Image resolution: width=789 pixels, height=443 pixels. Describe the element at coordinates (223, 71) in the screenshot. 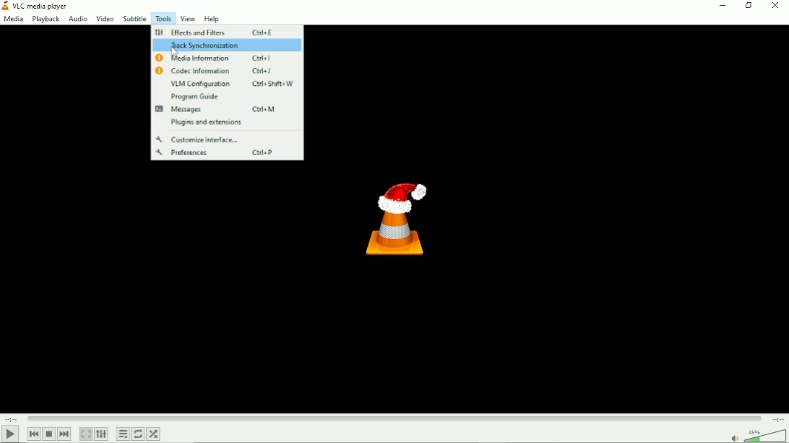

I see `Codec information` at that location.